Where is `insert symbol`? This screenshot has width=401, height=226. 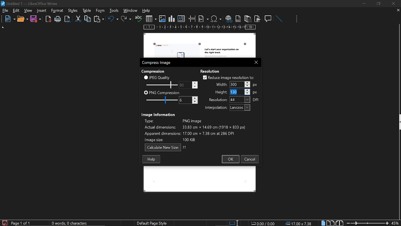
insert symbol is located at coordinates (216, 19).